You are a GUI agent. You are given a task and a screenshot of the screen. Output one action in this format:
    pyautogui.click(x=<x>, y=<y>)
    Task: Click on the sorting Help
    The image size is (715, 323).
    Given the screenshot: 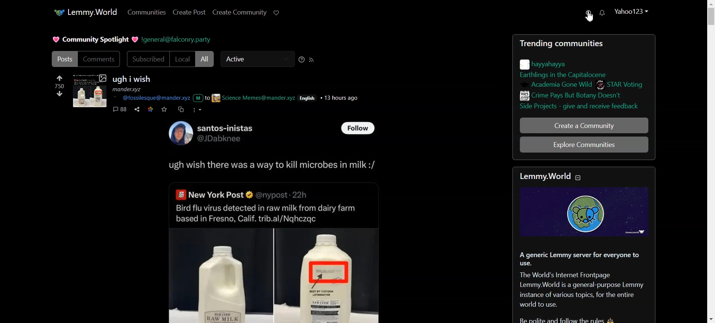 What is the action you would take?
    pyautogui.click(x=302, y=59)
    